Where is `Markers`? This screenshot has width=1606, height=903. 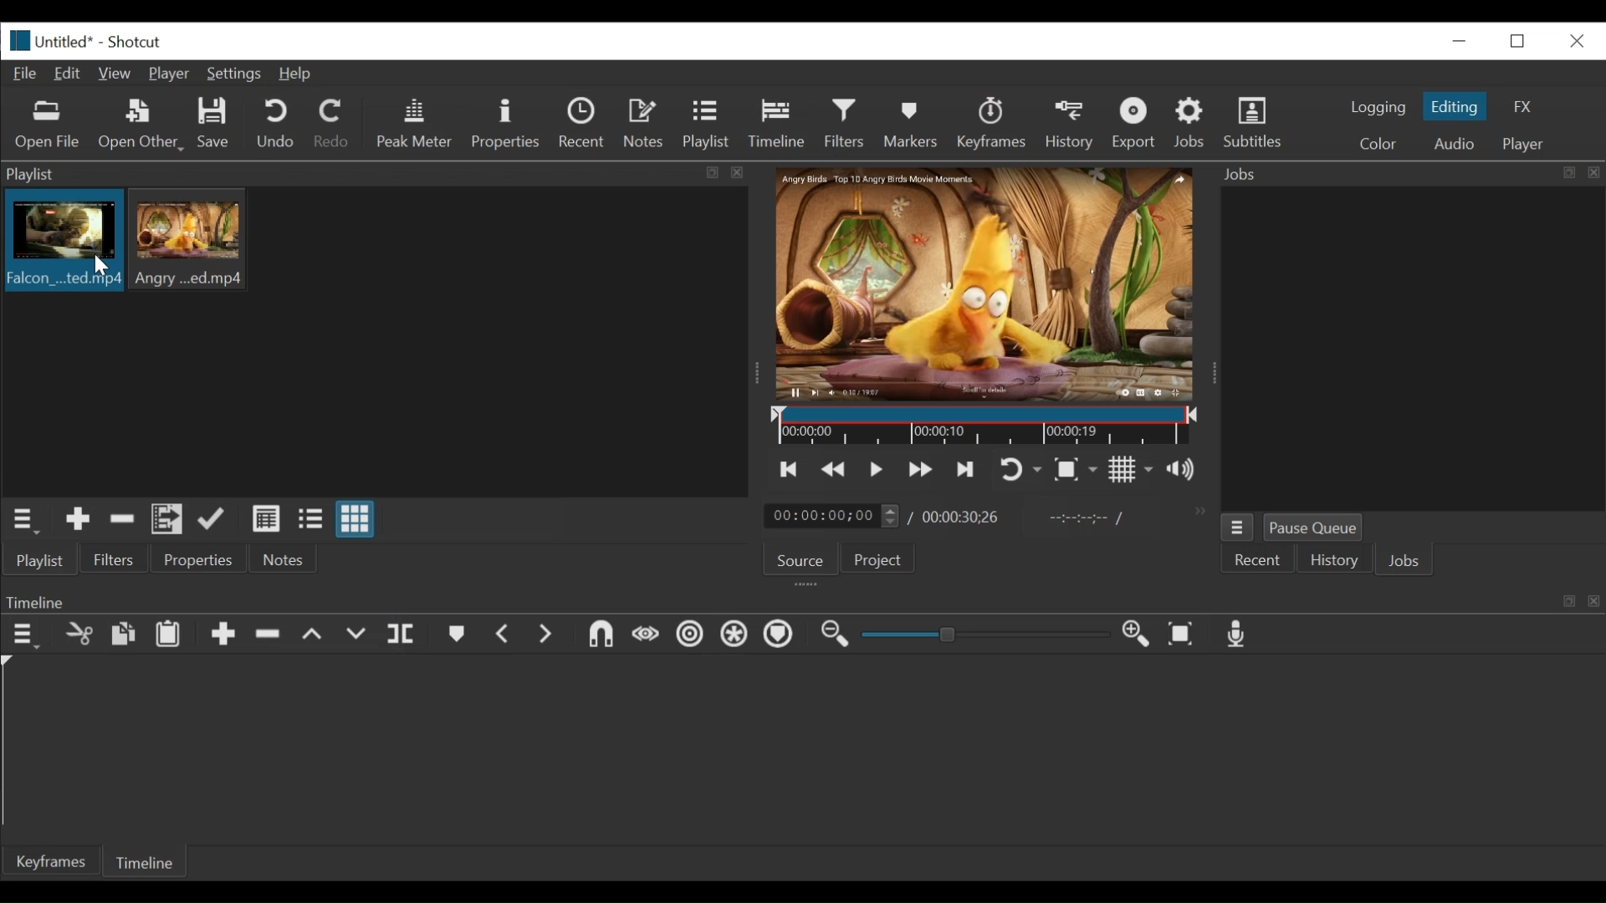 Markers is located at coordinates (914, 123).